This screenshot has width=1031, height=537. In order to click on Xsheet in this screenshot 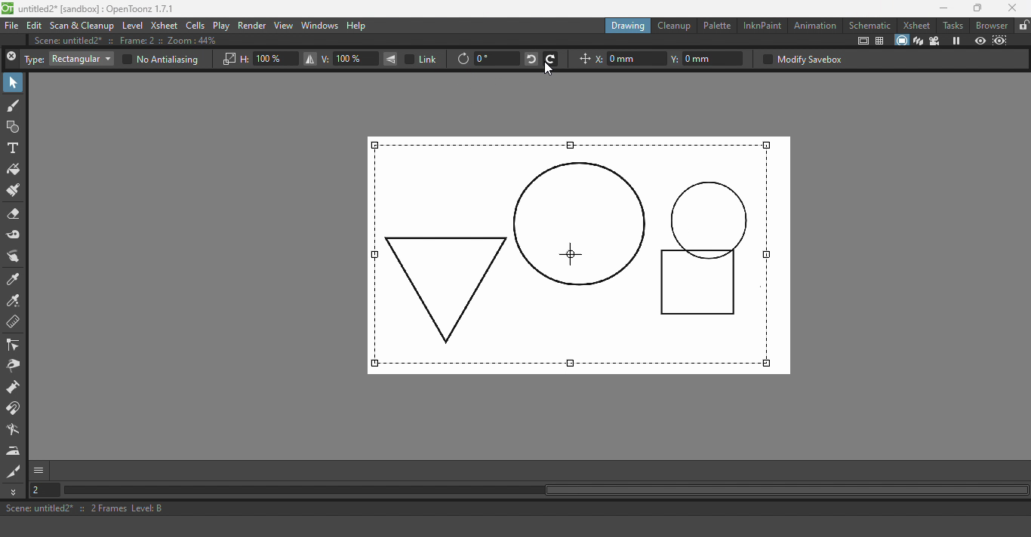, I will do `click(165, 26)`.